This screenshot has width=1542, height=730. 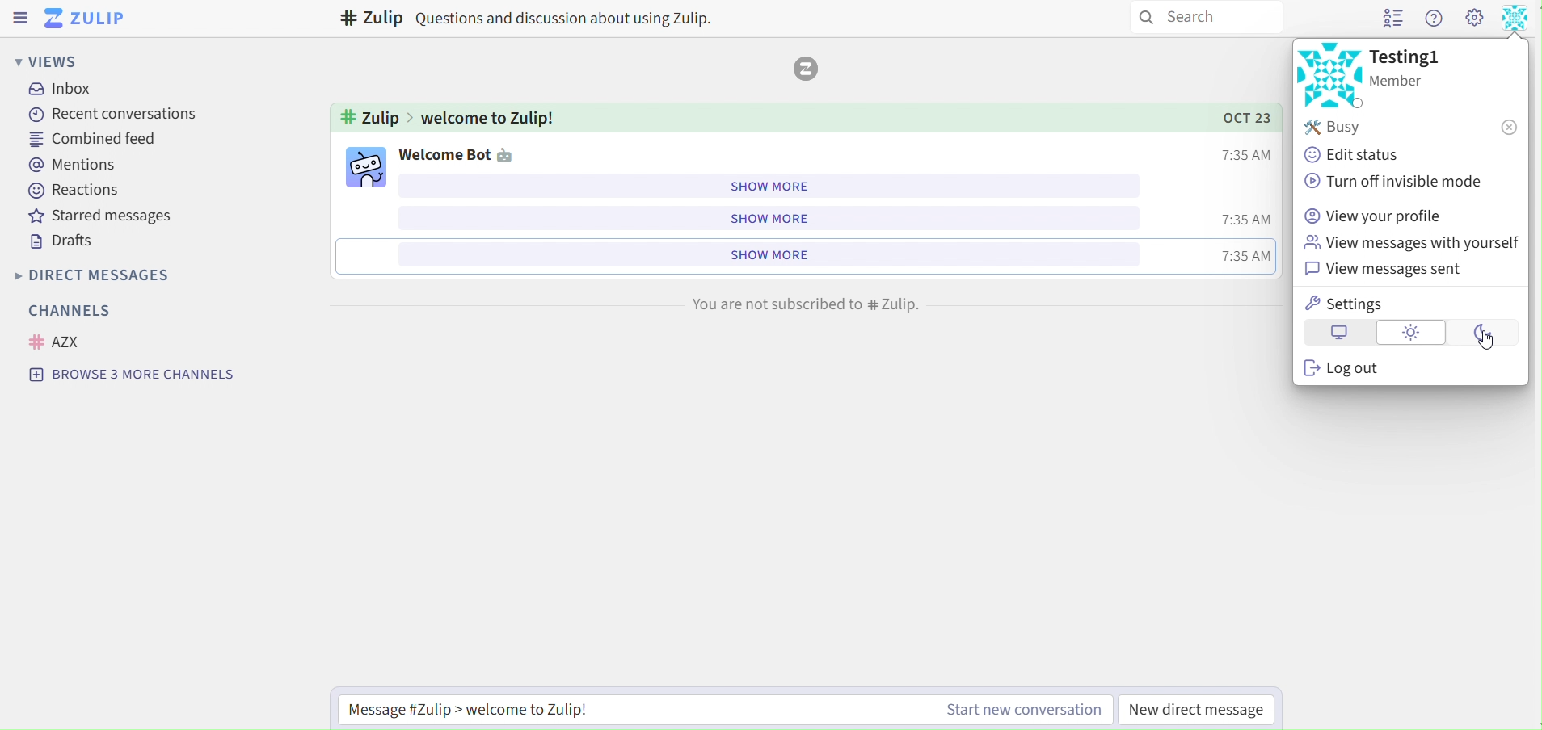 I want to click on mentions, so click(x=77, y=164).